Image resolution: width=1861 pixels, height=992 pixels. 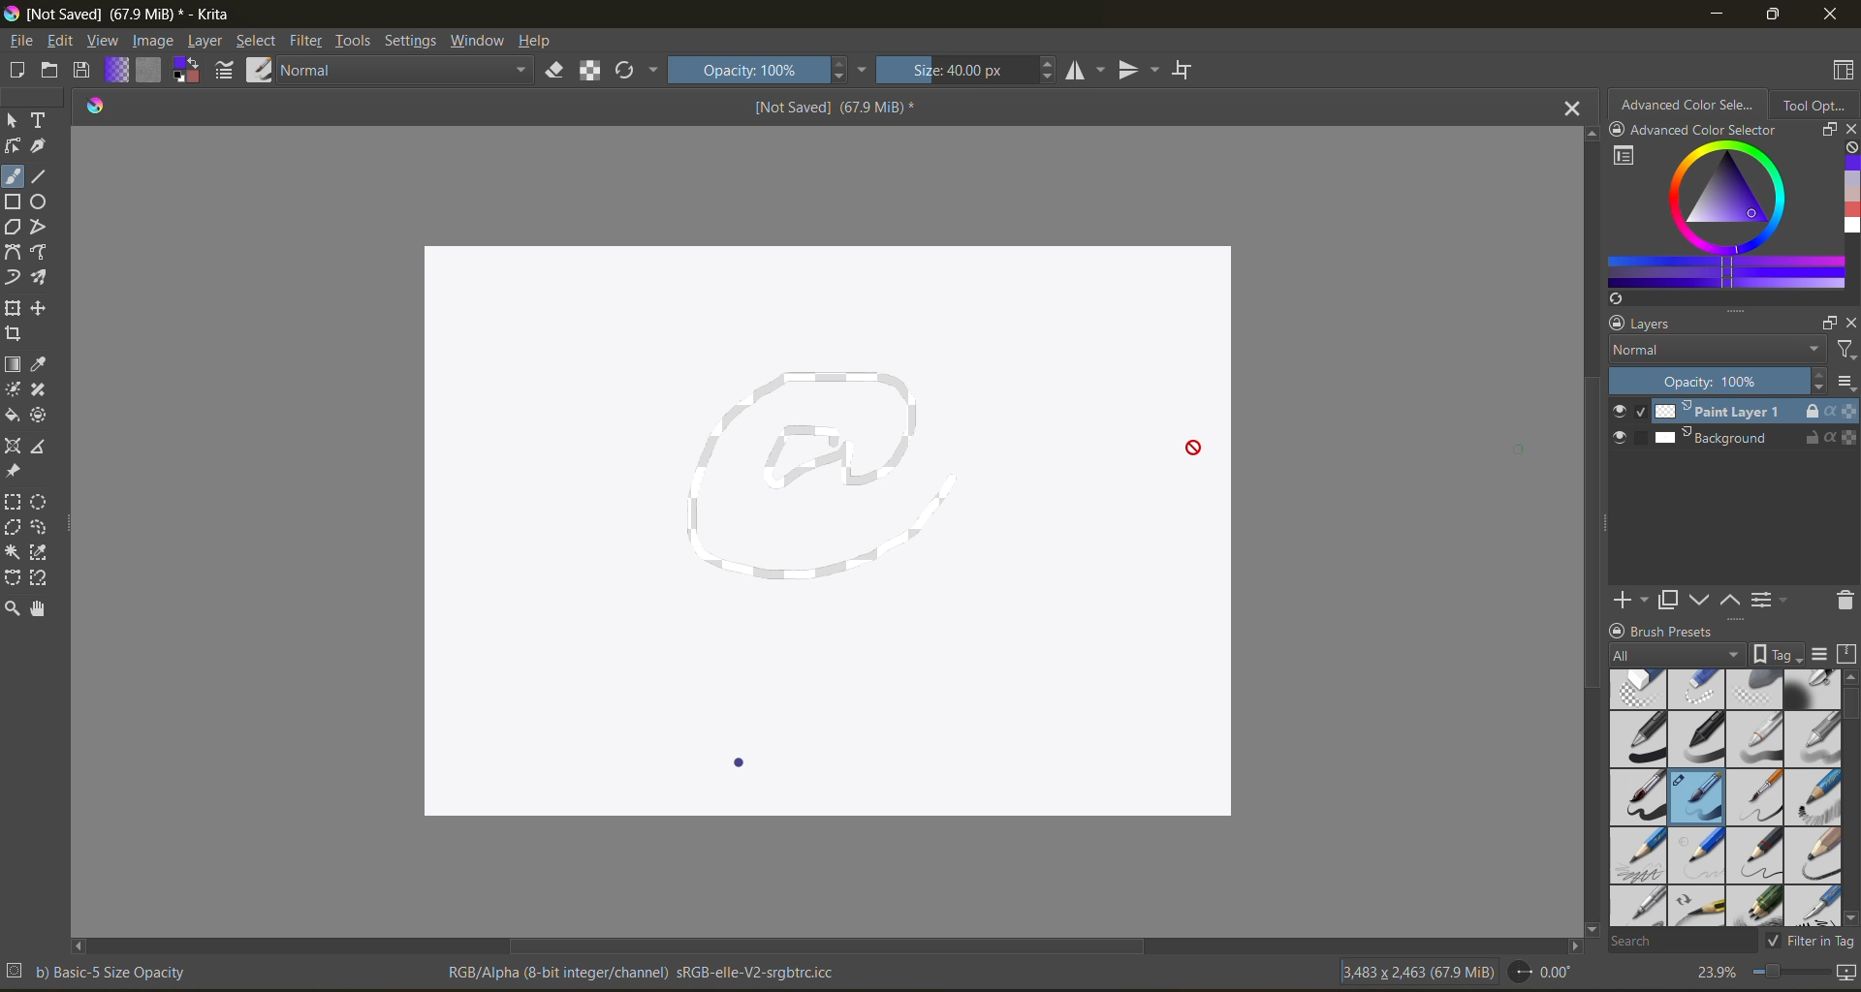 What do you see at coordinates (1754, 689) in the screenshot?
I see `soft eraser` at bounding box center [1754, 689].